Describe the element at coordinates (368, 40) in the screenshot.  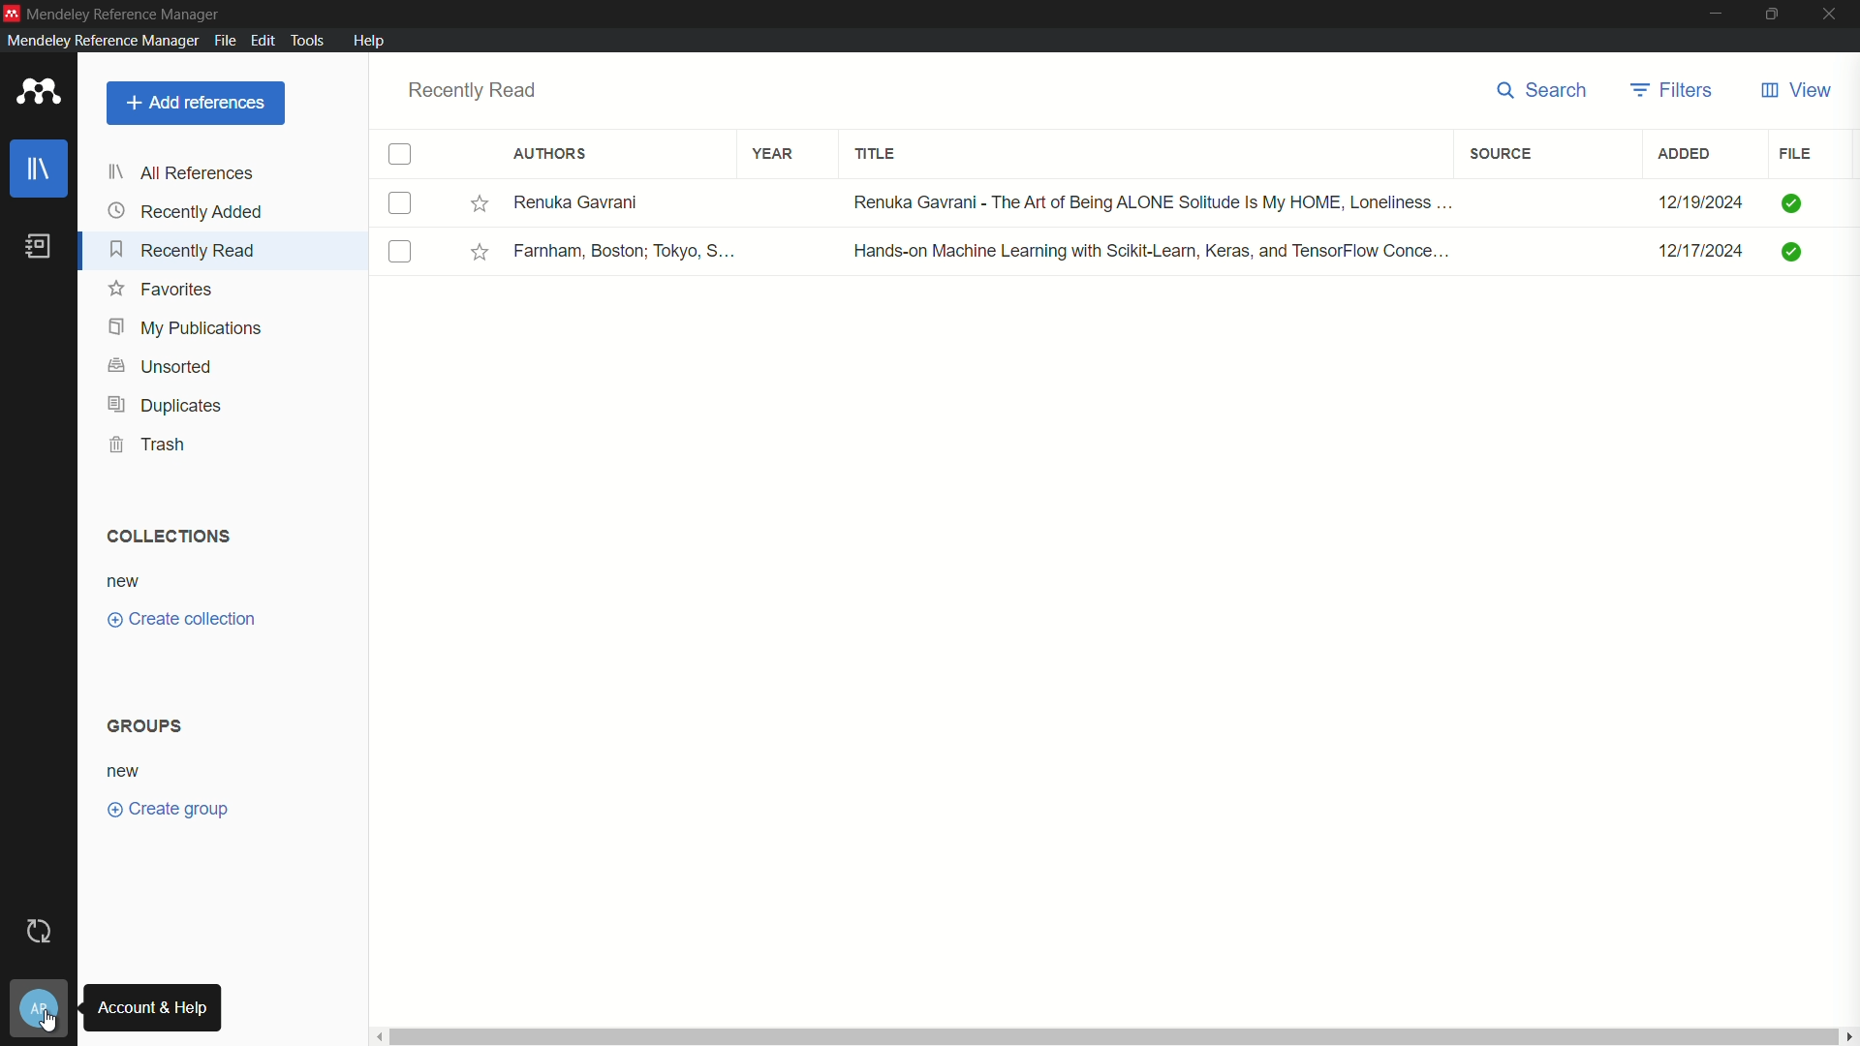
I see `help menu` at that location.